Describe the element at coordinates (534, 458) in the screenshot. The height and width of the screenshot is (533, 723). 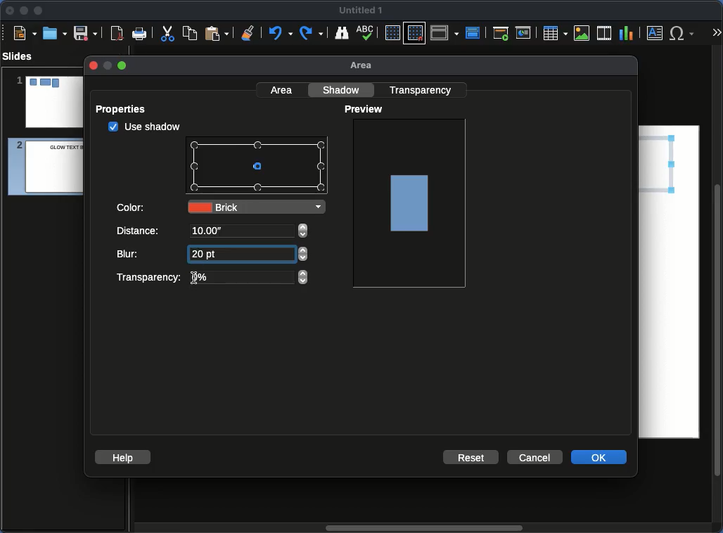
I see `Cancel` at that location.